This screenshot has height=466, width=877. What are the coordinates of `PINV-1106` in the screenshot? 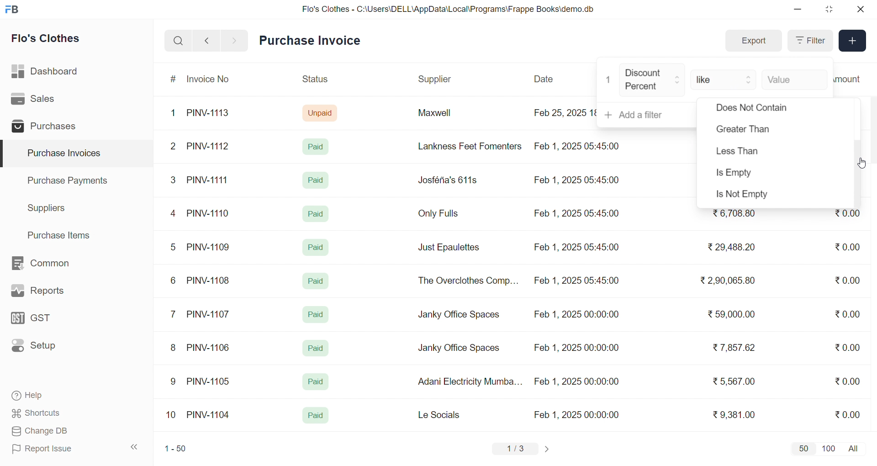 It's located at (211, 348).